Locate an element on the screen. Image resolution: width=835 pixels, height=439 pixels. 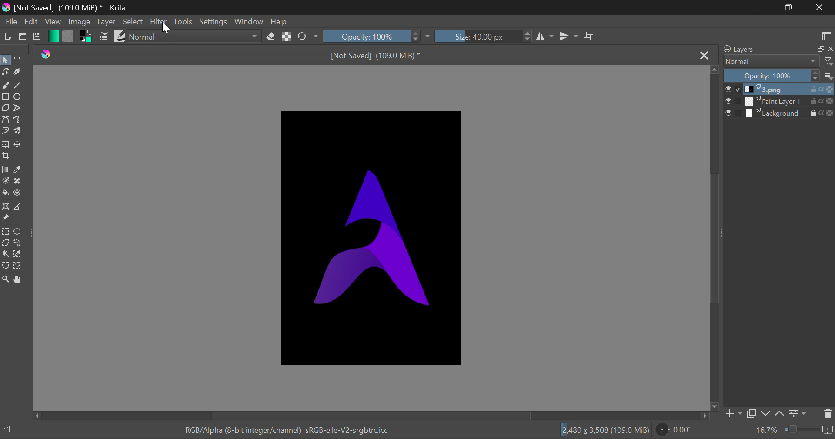
Eraser is located at coordinates (271, 36).